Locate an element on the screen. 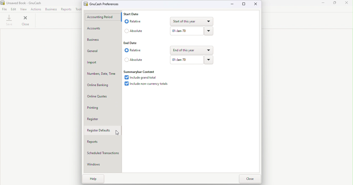  Maximize is located at coordinates (335, 4).